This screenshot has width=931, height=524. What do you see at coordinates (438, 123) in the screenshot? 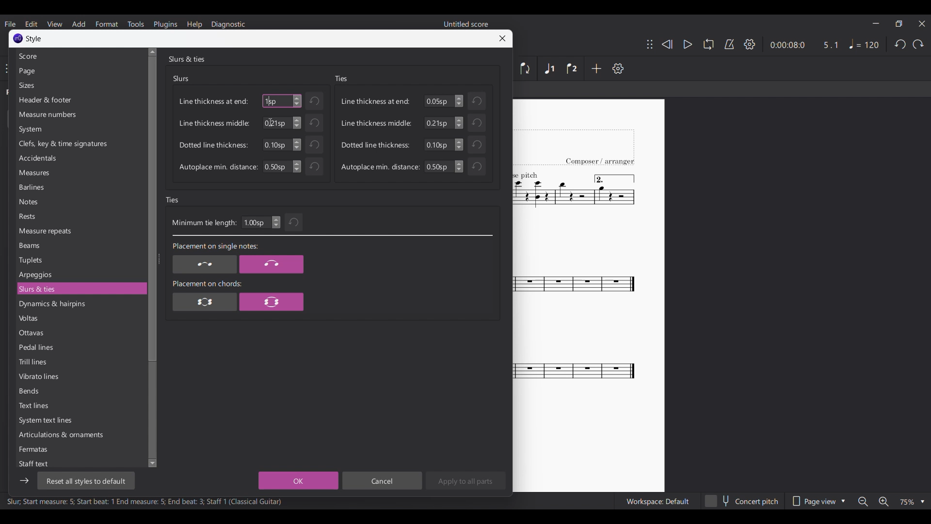
I see `Input line thickness middle` at bounding box center [438, 123].